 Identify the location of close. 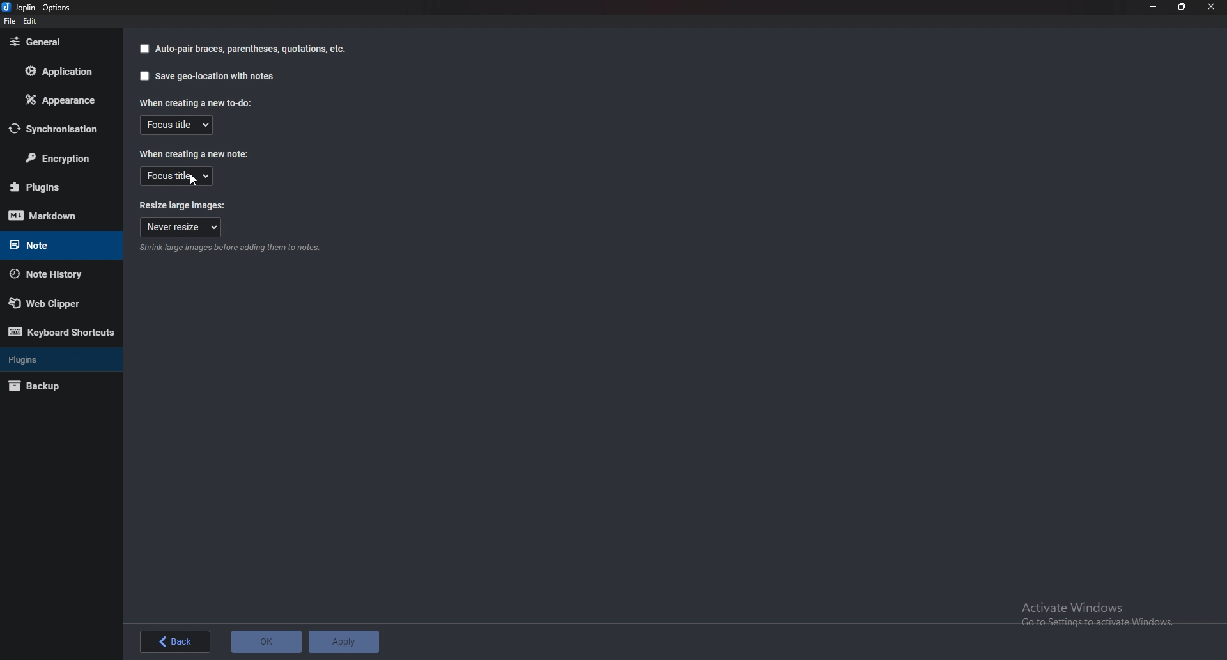
(1210, 7).